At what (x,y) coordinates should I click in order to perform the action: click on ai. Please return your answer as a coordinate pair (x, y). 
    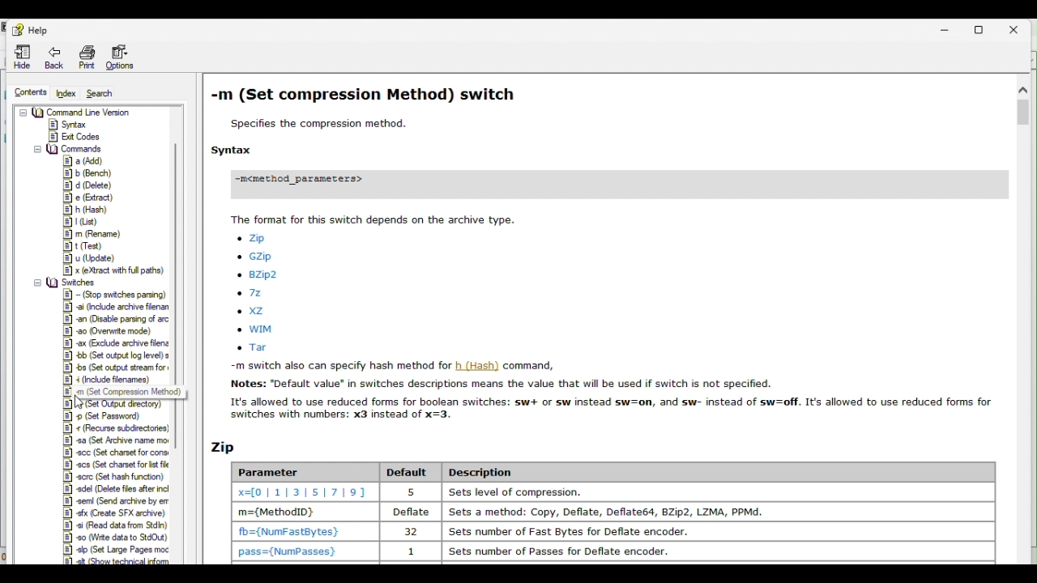
    Looking at the image, I should click on (112, 308).